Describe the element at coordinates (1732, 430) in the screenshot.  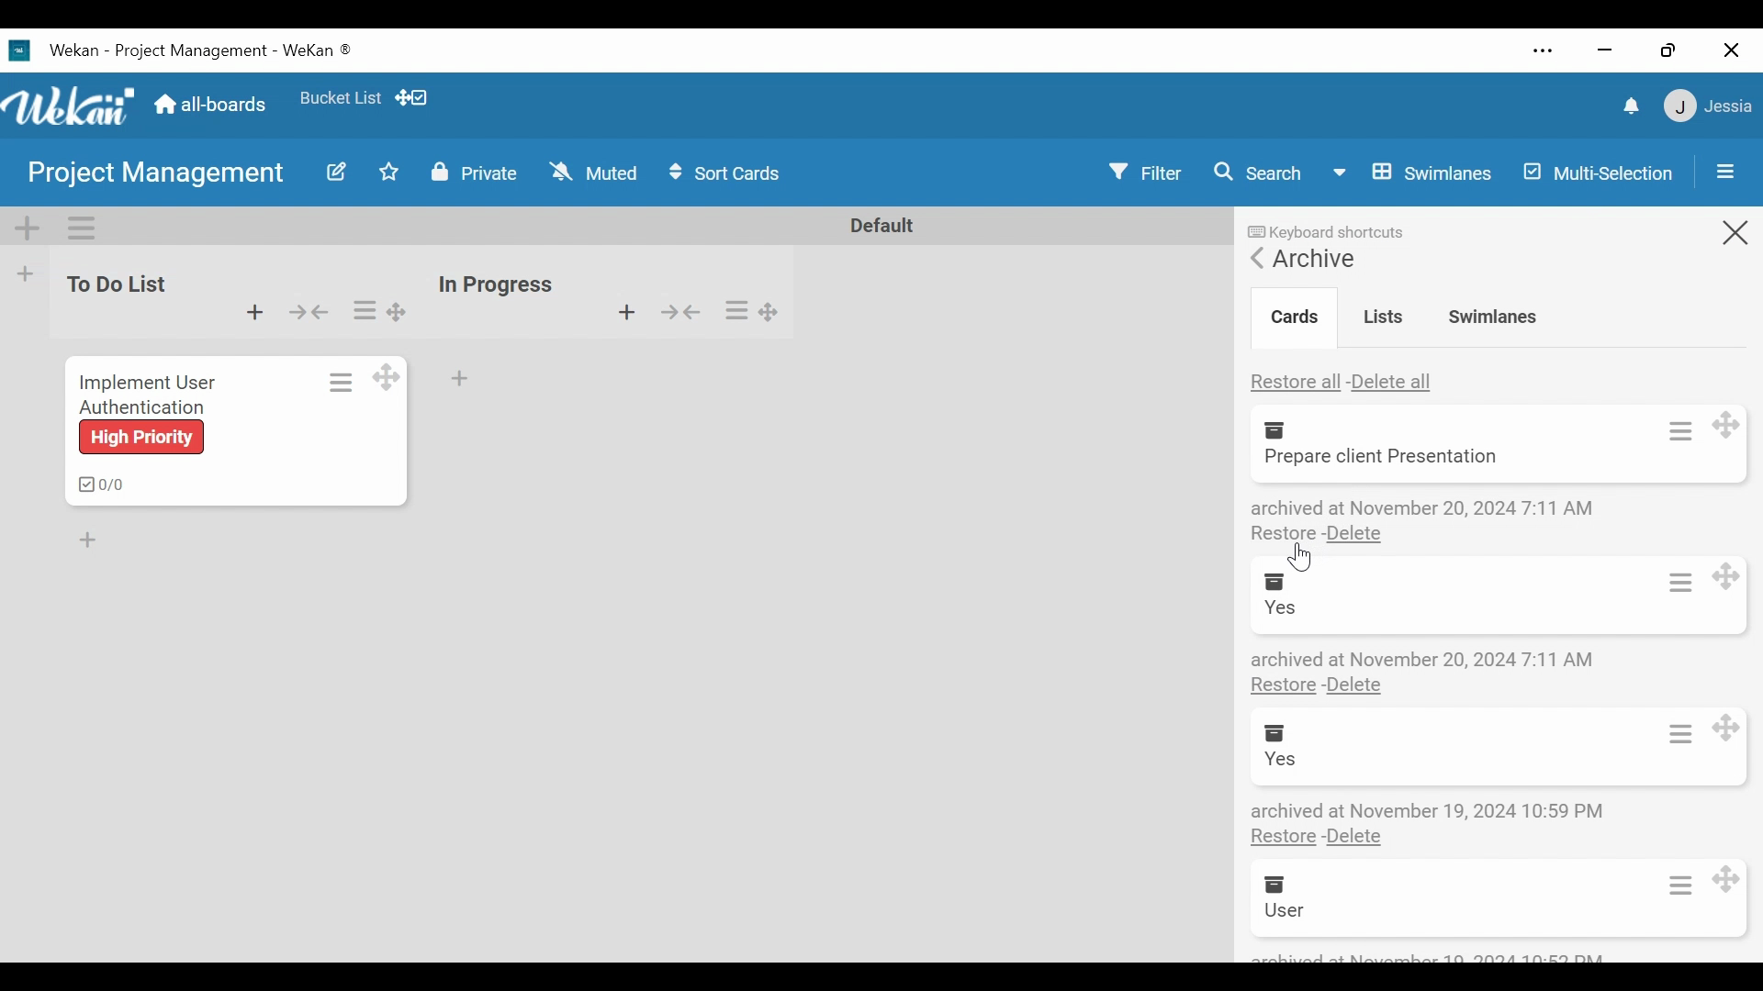
I see `Desktop drag handles` at that location.